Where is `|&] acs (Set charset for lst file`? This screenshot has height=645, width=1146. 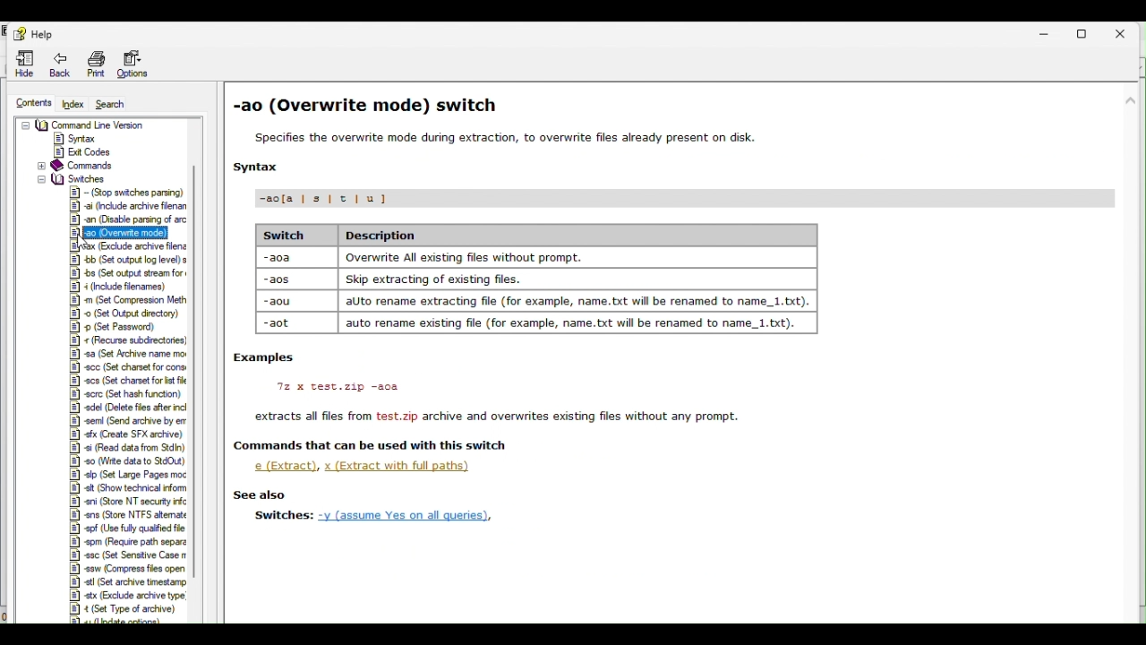
|&] acs (Set charset for lst file is located at coordinates (124, 381).